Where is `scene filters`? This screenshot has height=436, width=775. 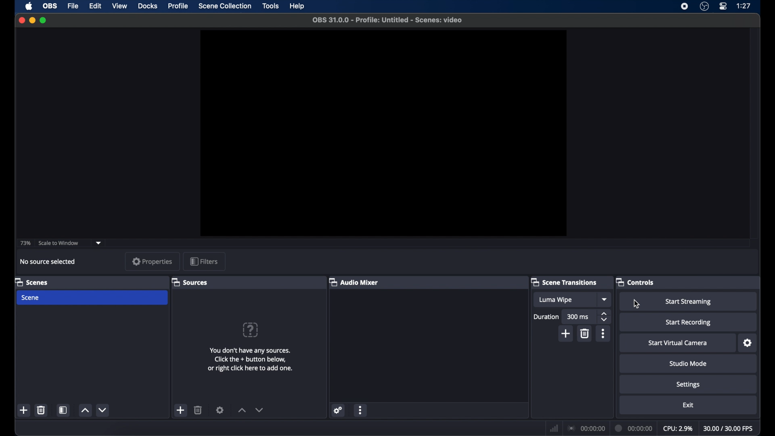 scene filters is located at coordinates (64, 410).